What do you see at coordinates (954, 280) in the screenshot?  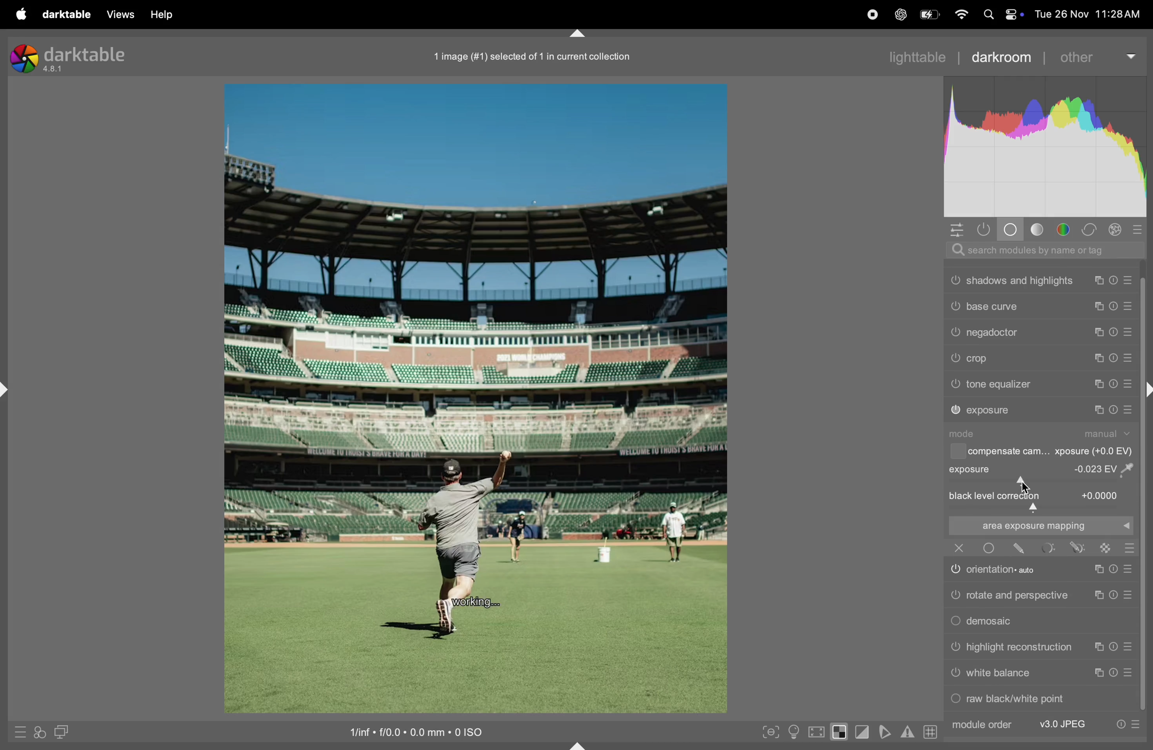 I see `Switch on or off` at bounding box center [954, 280].